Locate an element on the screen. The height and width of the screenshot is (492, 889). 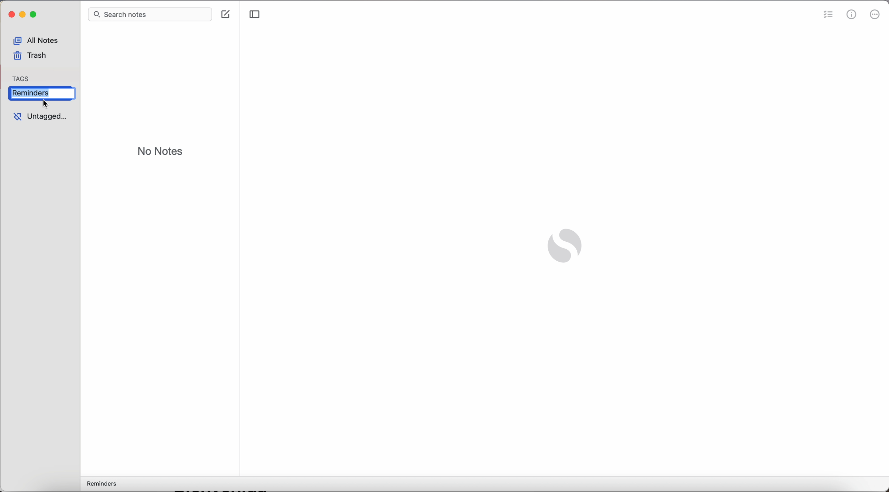
maximize Simplenote is located at coordinates (35, 16).